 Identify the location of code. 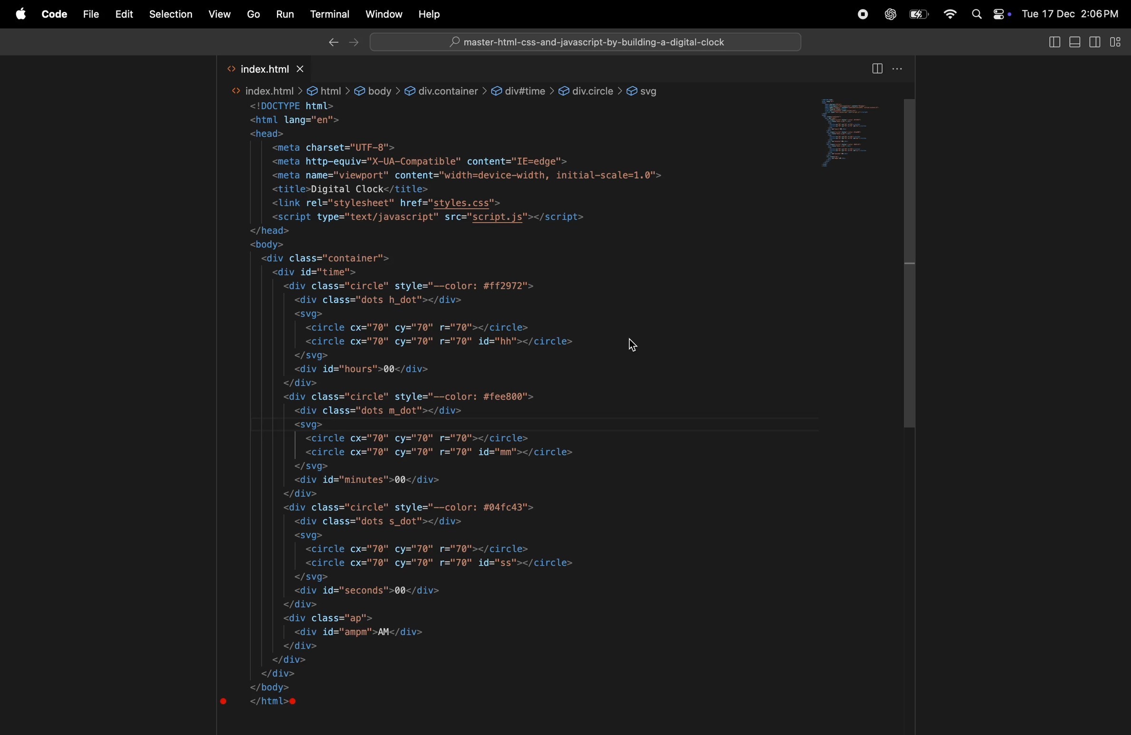
(55, 14).